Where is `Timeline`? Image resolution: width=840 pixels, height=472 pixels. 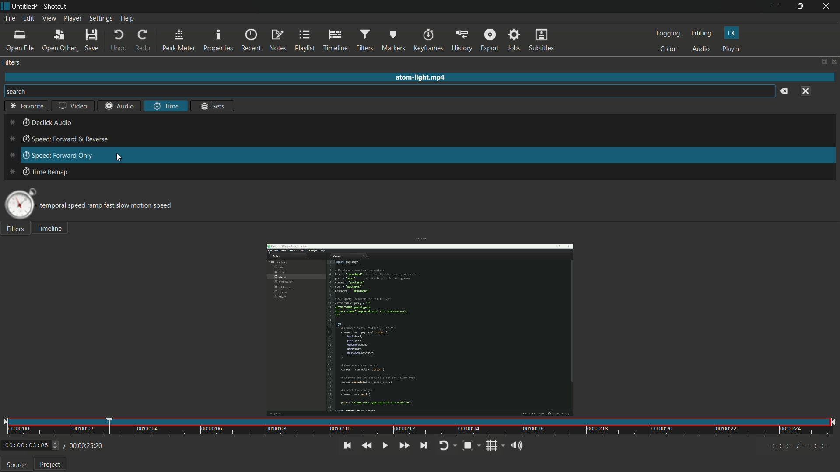 Timeline is located at coordinates (54, 230).